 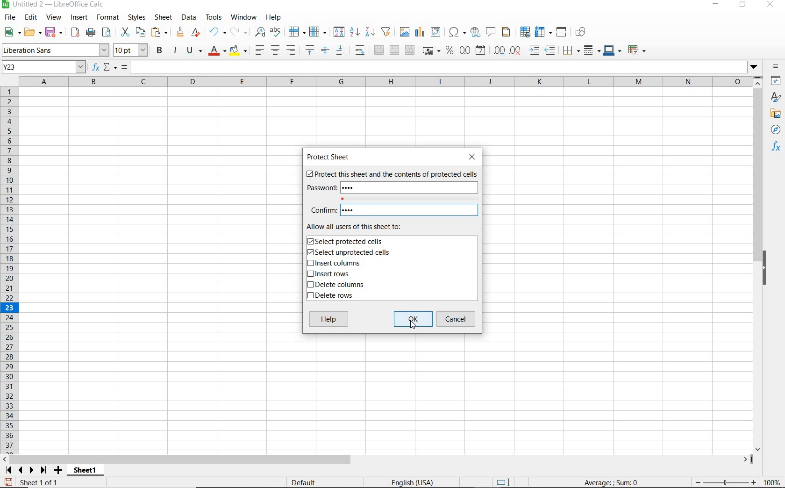 What do you see at coordinates (436, 32) in the screenshot?
I see `INSERT OR EDIT PIVOT TABLE` at bounding box center [436, 32].